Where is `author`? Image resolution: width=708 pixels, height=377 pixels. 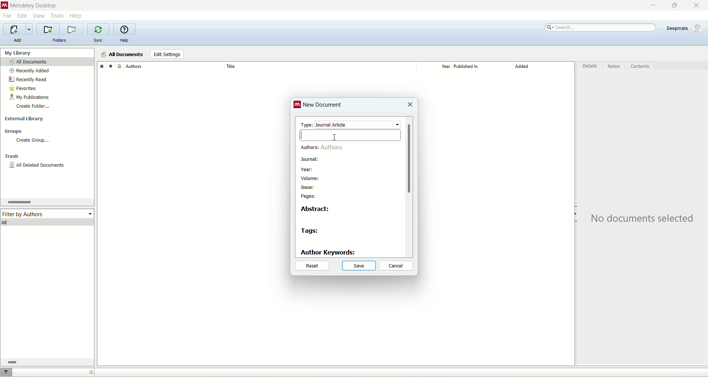
author is located at coordinates (175, 66).